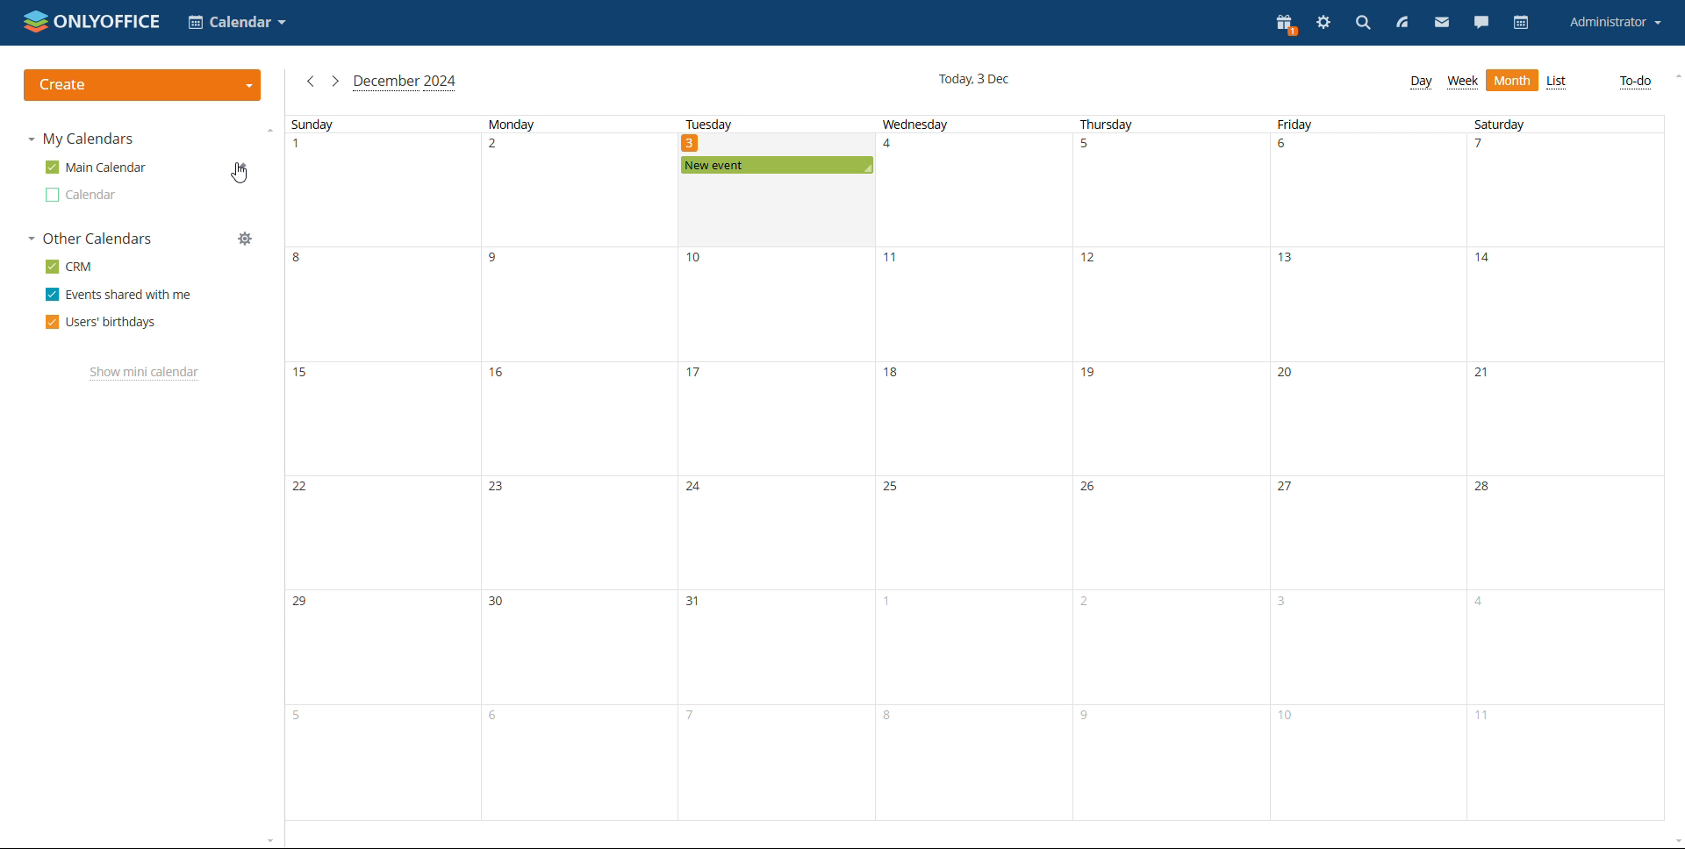  I want to click on current date, so click(976, 80).